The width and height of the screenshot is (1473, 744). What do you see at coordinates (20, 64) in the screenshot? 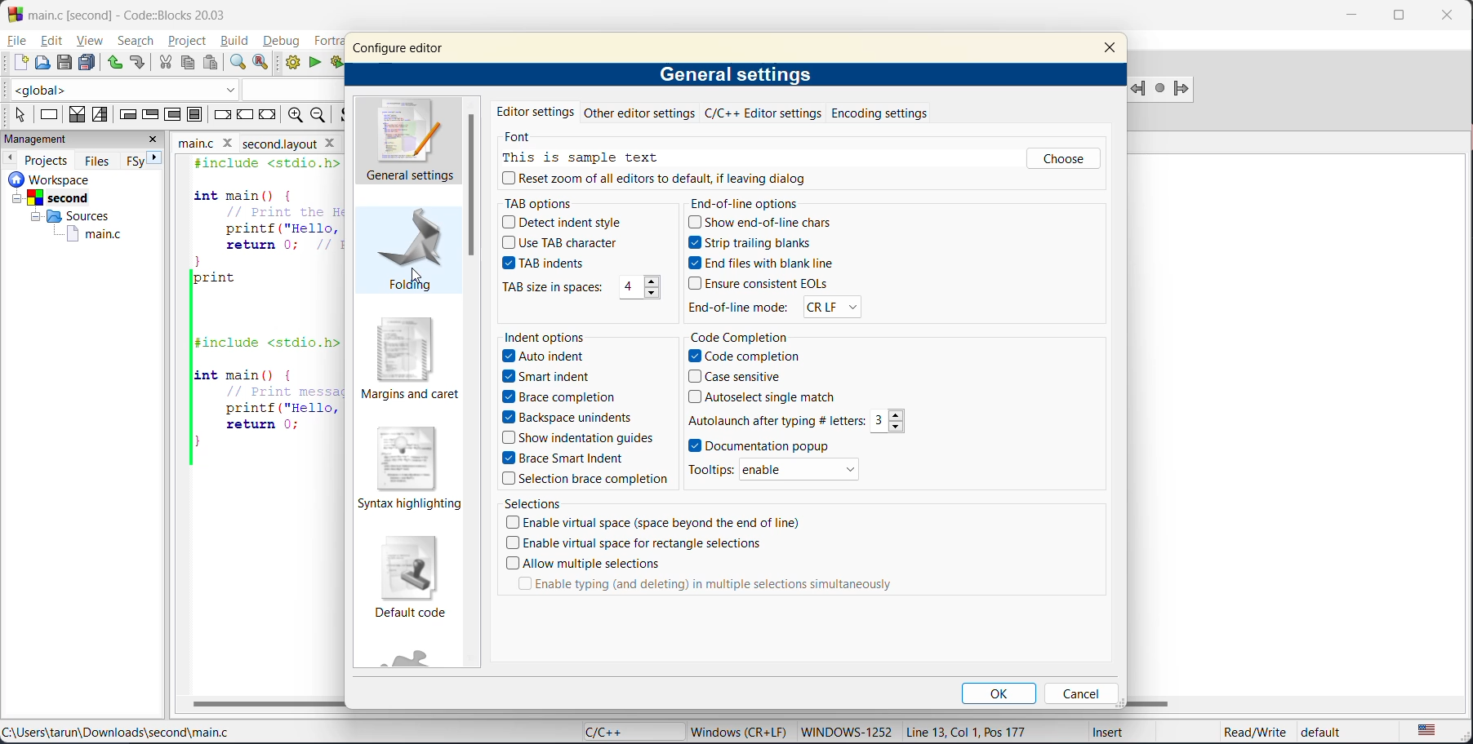
I see `new` at bounding box center [20, 64].